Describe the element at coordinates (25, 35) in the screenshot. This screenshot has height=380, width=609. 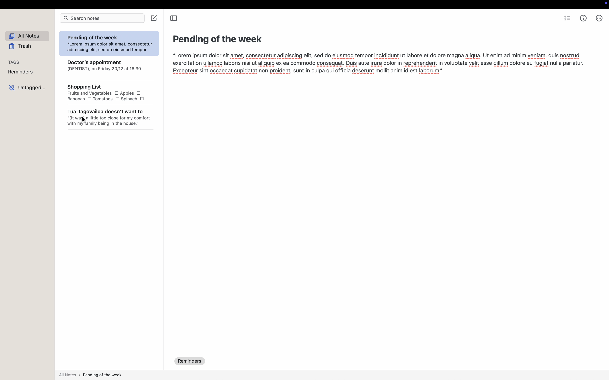
I see `all notes` at that location.